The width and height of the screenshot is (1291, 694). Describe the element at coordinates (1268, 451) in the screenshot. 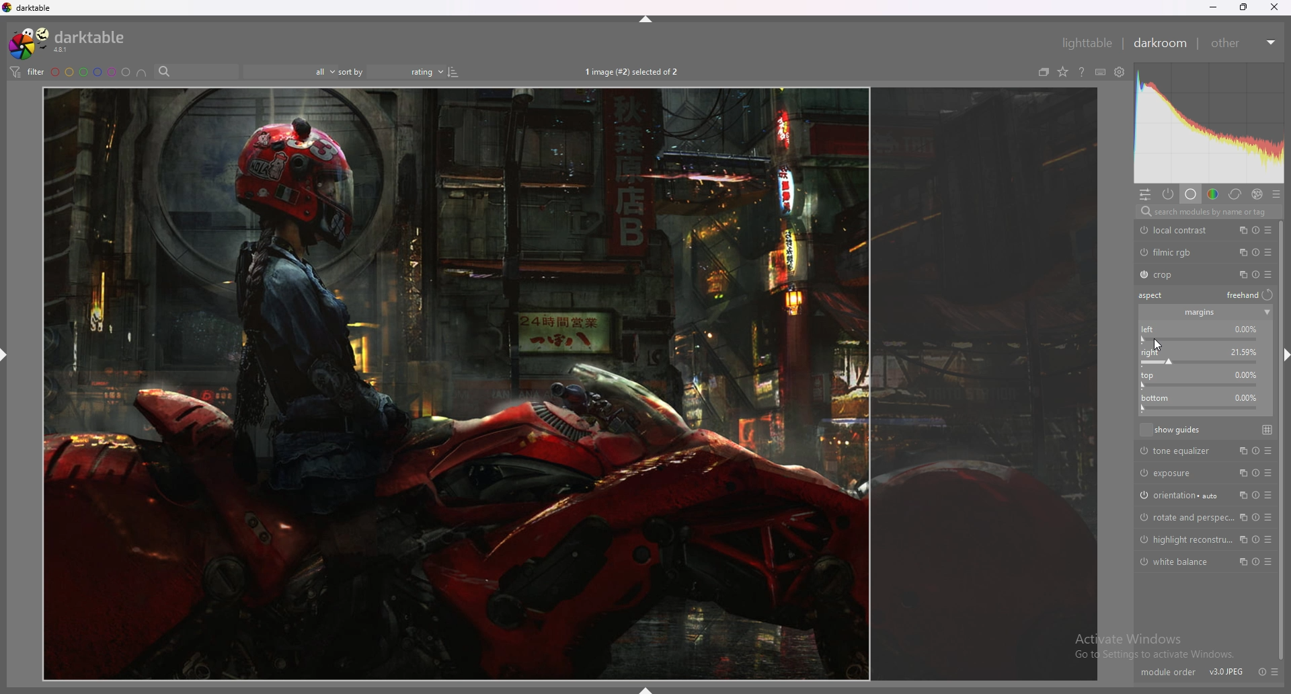

I see `presets` at that location.